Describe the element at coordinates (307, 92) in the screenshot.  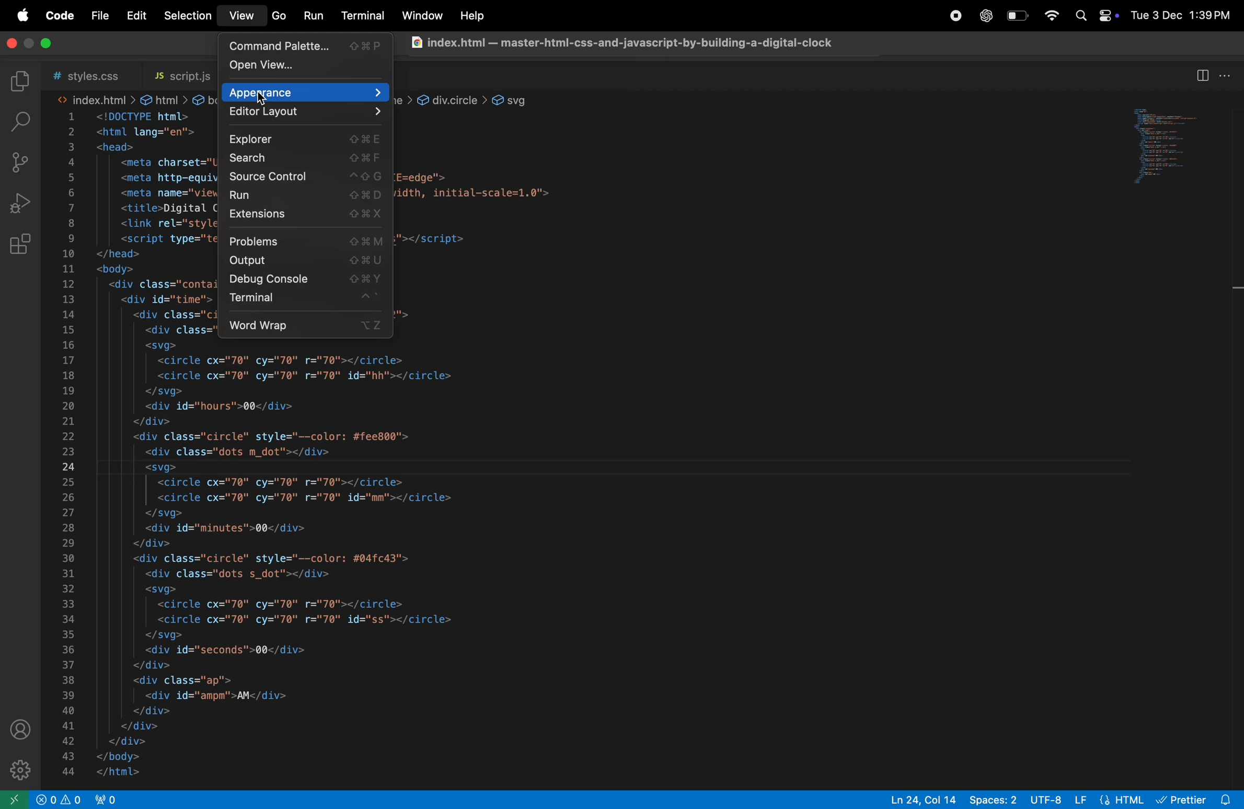
I see `apperance` at that location.